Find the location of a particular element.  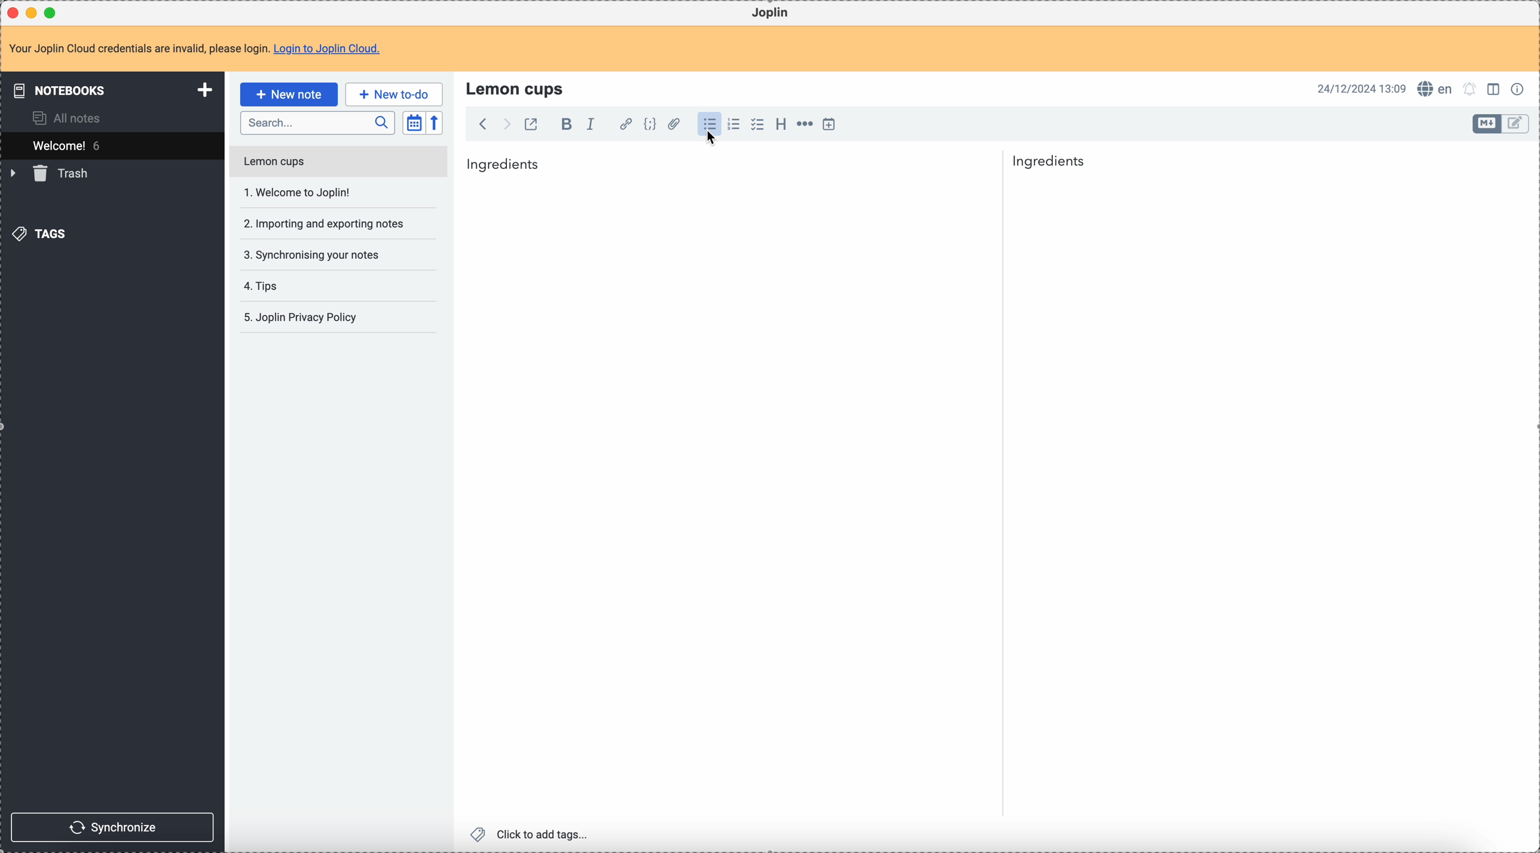

reverse sort order is located at coordinates (436, 123).